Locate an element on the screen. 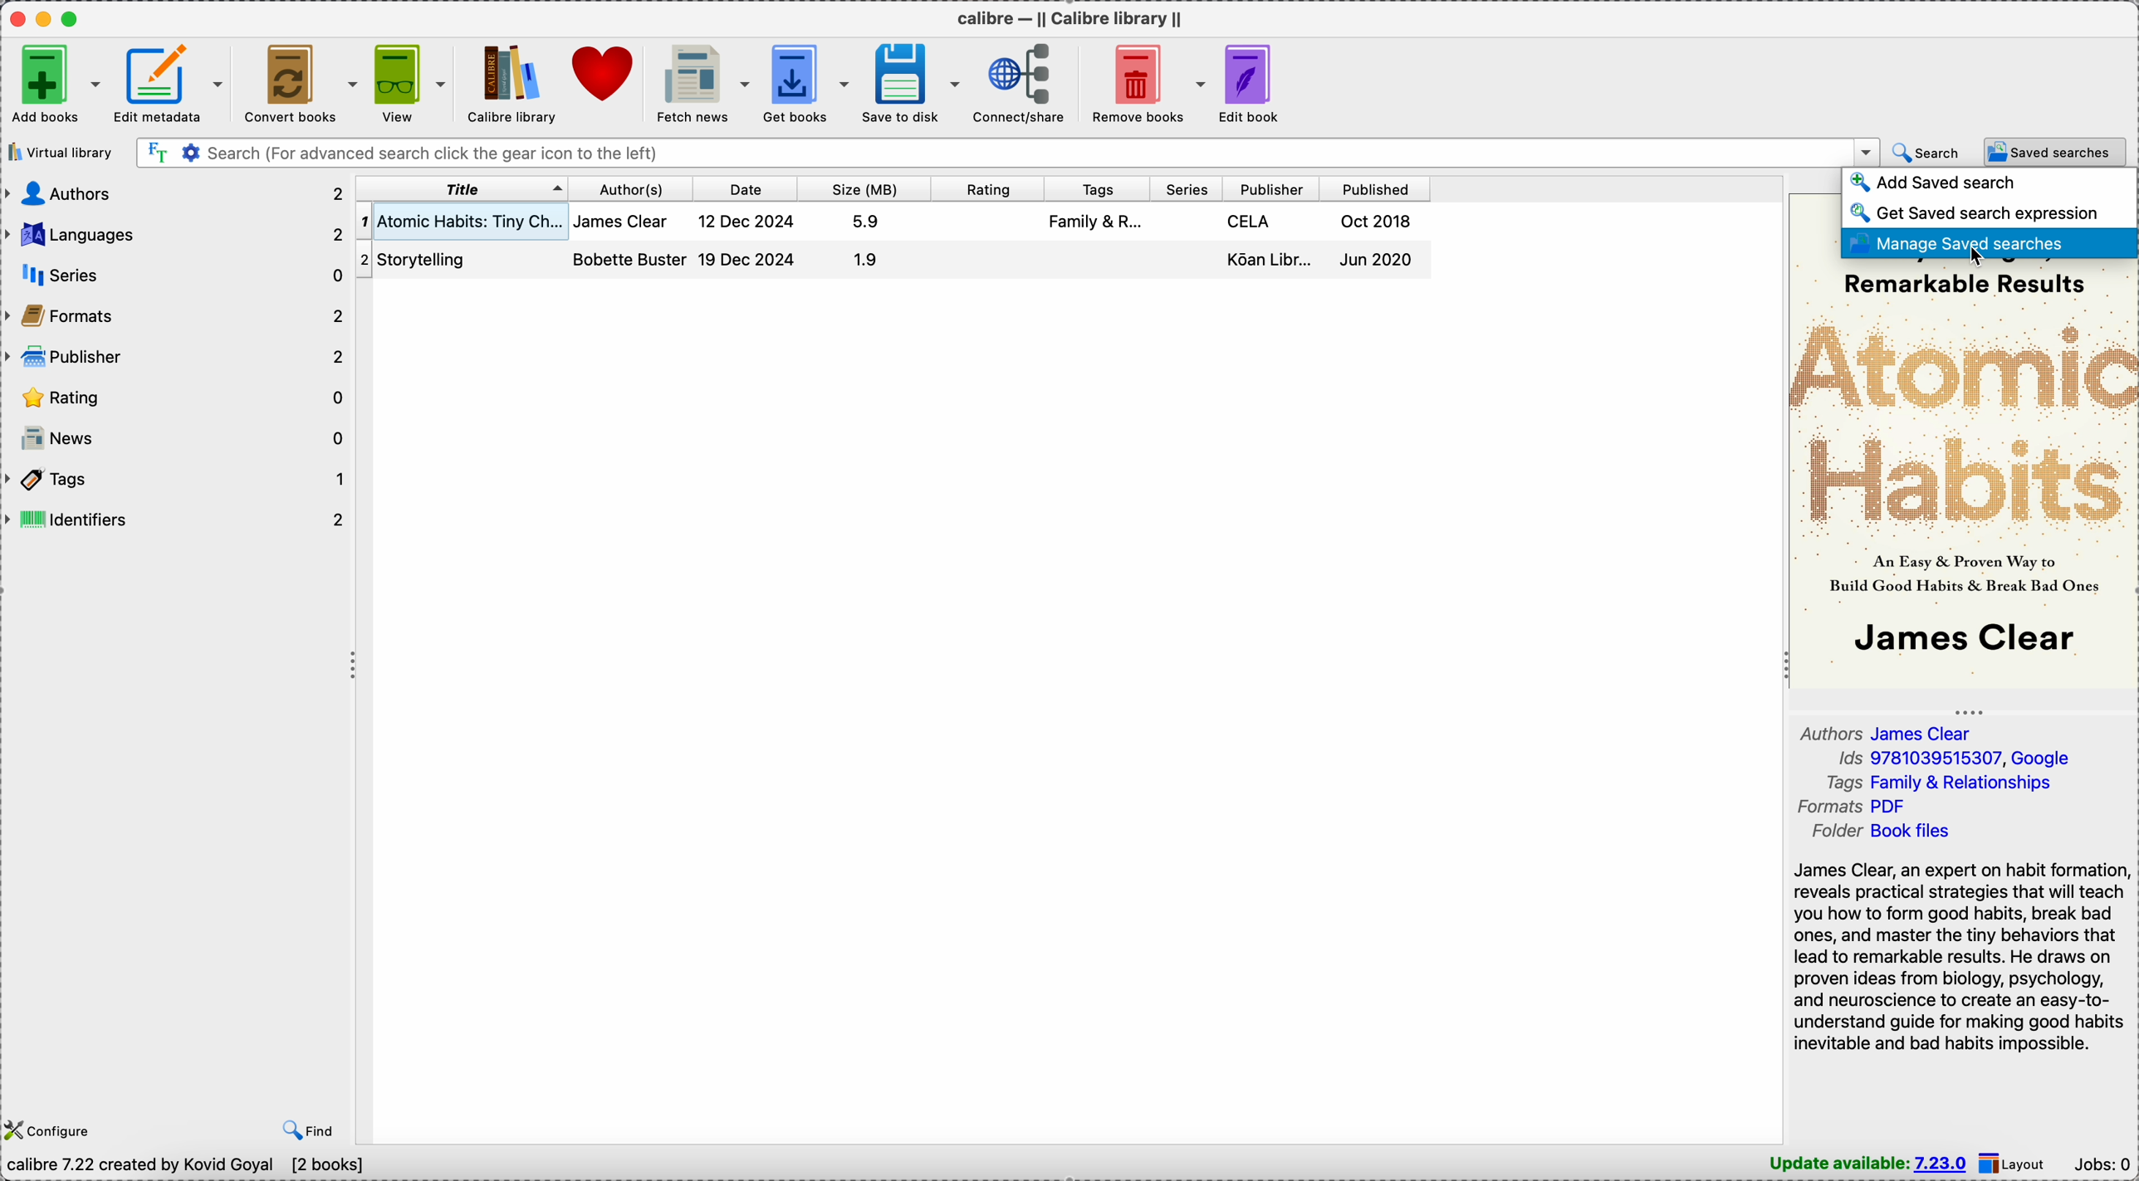  date is located at coordinates (739, 189).